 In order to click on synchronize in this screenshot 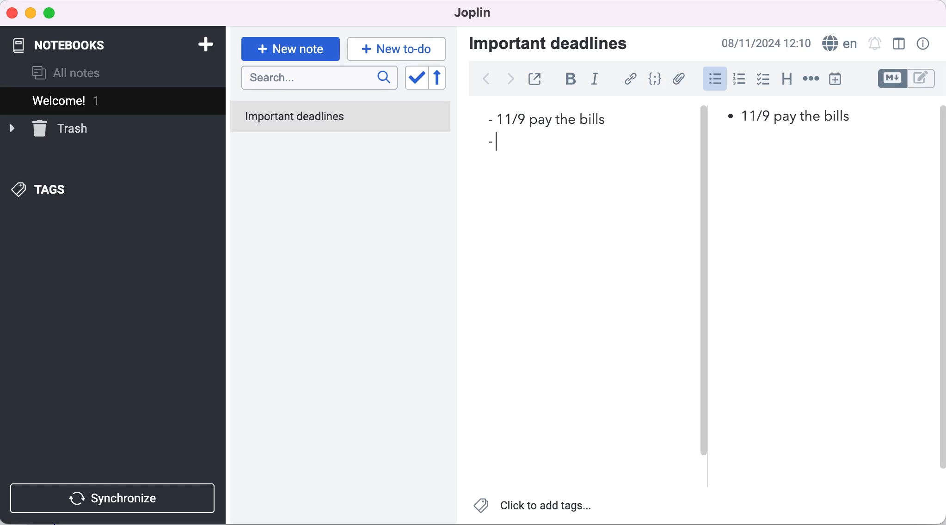, I will do `click(116, 498)`.